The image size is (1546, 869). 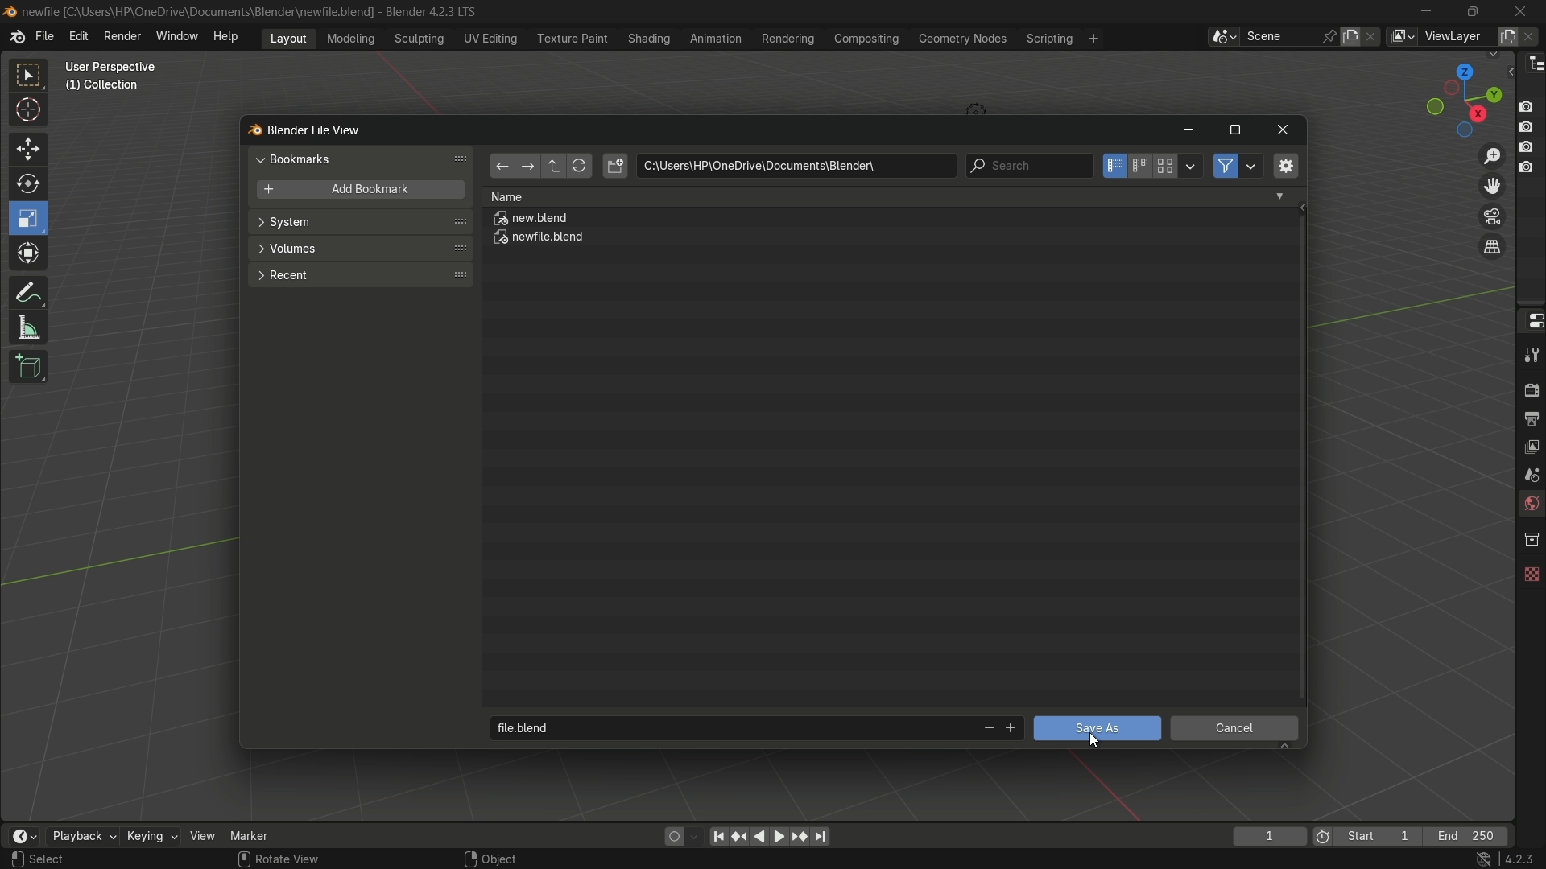 What do you see at coordinates (356, 191) in the screenshot?
I see `add bookmark` at bounding box center [356, 191].